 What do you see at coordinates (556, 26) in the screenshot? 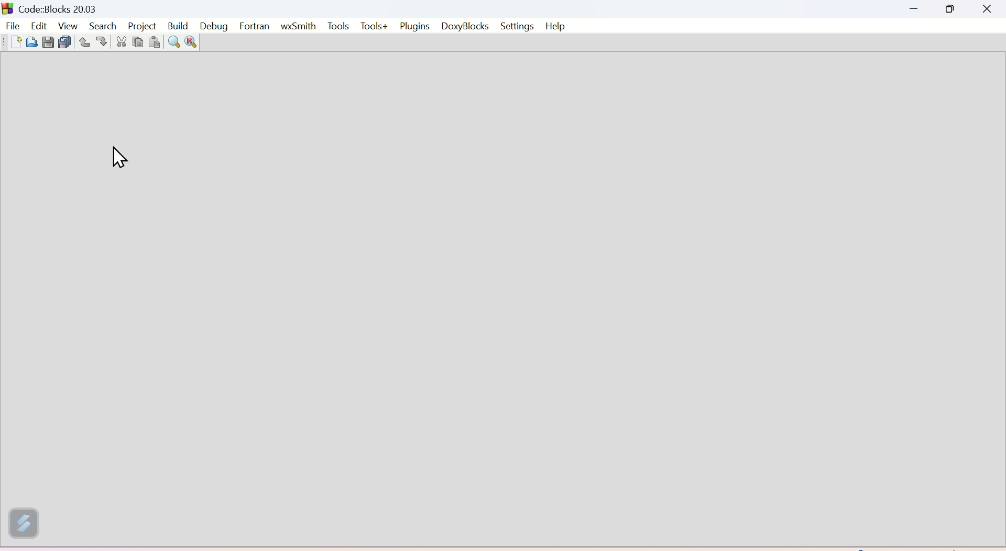
I see `help` at bounding box center [556, 26].